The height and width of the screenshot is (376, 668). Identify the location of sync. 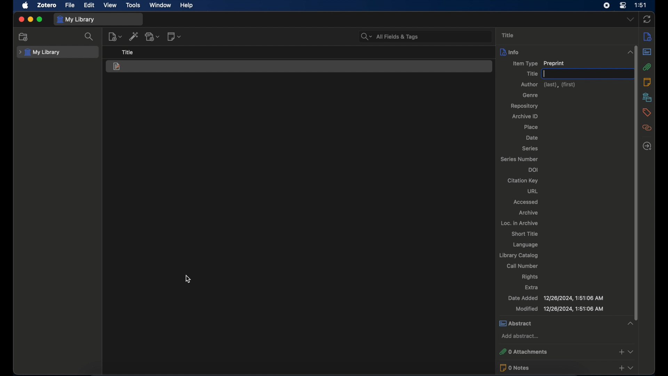
(646, 19).